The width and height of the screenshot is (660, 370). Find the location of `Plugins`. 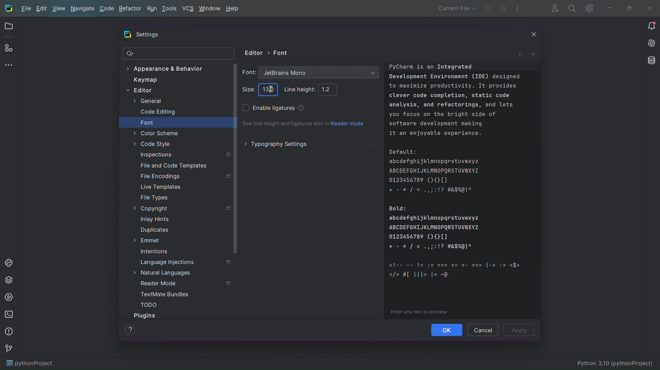

Plugins is located at coordinates (146, 315).